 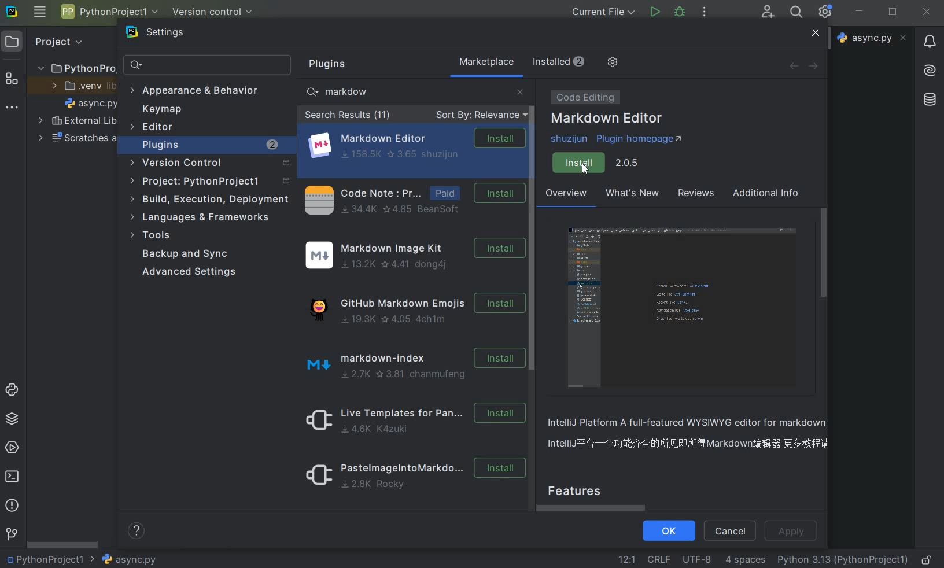 I want to click on scratches and consoles, so click(x=78, y=139).